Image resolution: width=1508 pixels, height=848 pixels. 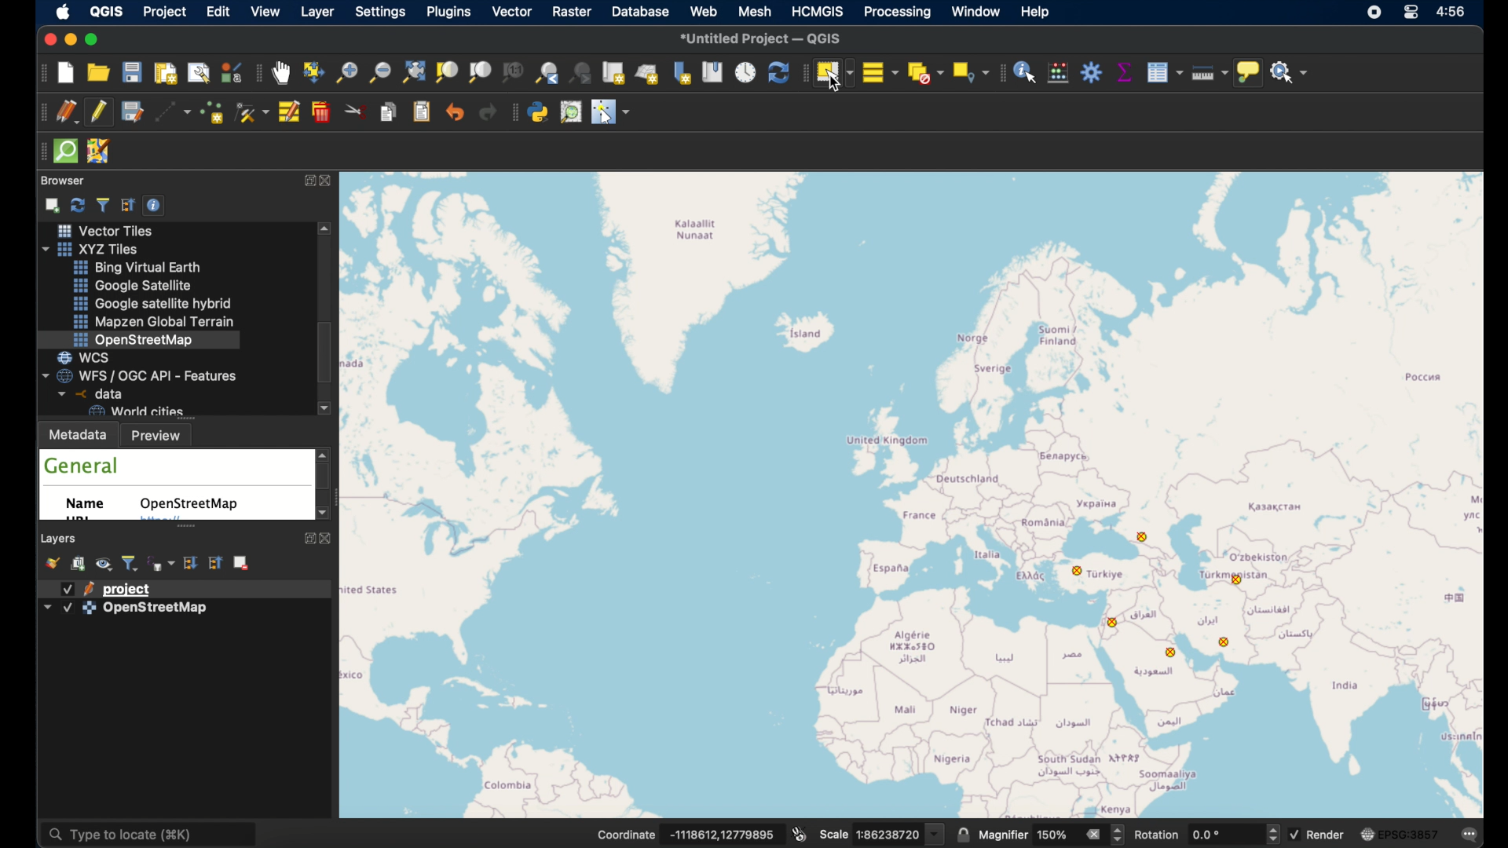 What do you see at coordinates (512, 114) in the screenshot?
I see `plugins toolbar` at bounding box center [512, 114].